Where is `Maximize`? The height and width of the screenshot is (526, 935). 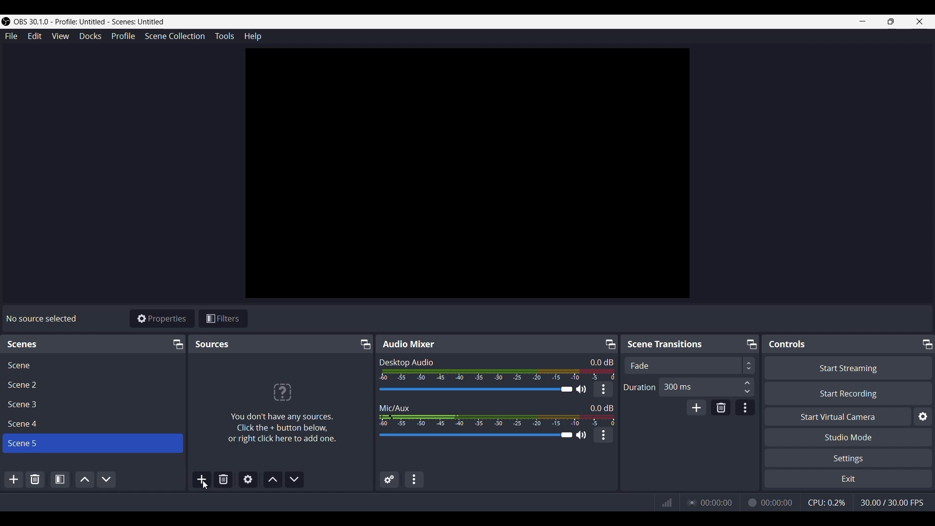
Maximize is located at coordinates (363, 344).